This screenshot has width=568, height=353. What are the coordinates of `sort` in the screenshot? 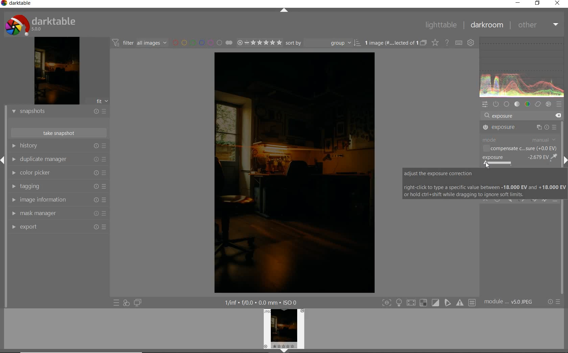 It's located at (323, 43).